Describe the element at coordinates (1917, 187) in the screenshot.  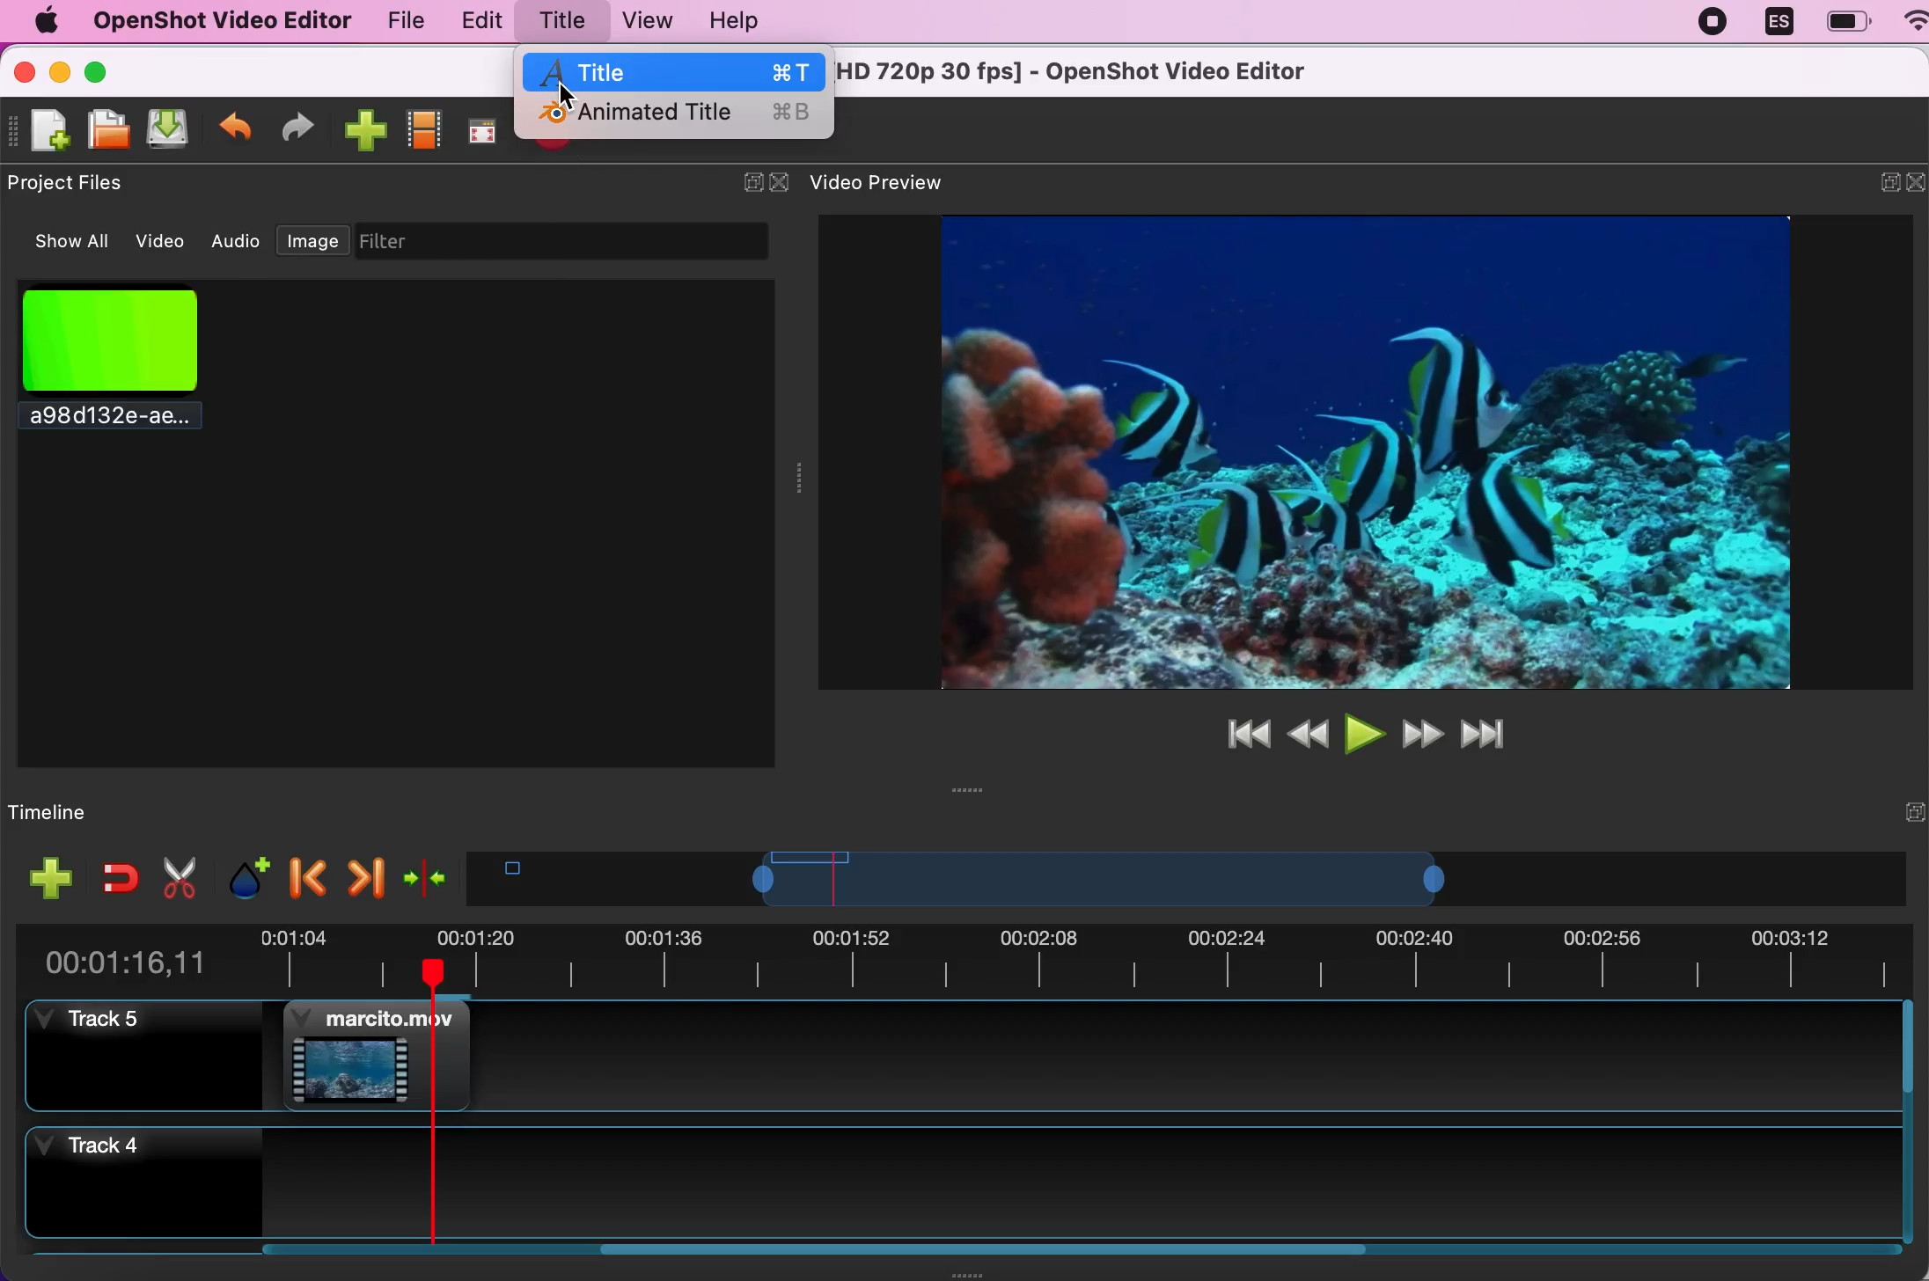
I see `close` at that location.